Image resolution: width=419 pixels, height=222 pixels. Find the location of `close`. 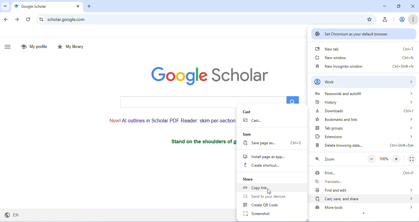

close is located at coordinates (412, 6).